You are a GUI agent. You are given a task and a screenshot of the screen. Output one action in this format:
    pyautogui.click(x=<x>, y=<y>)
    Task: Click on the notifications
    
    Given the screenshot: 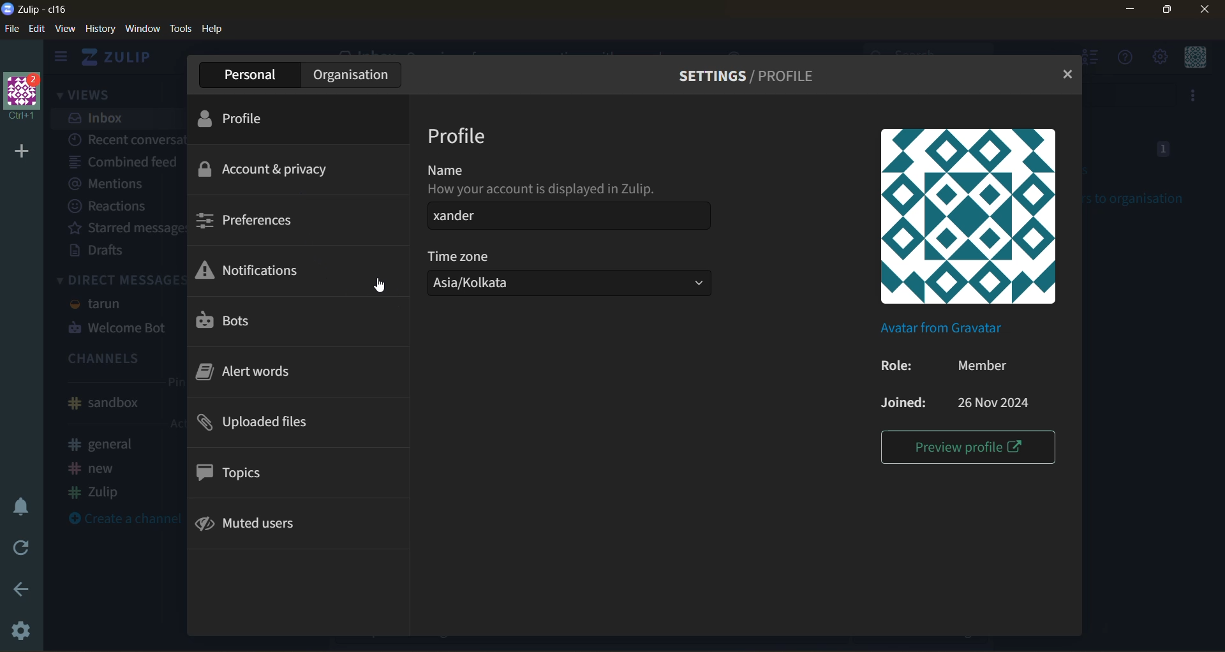 What is the action you would take?
    pyautogui.click(x=253, y=272)
    